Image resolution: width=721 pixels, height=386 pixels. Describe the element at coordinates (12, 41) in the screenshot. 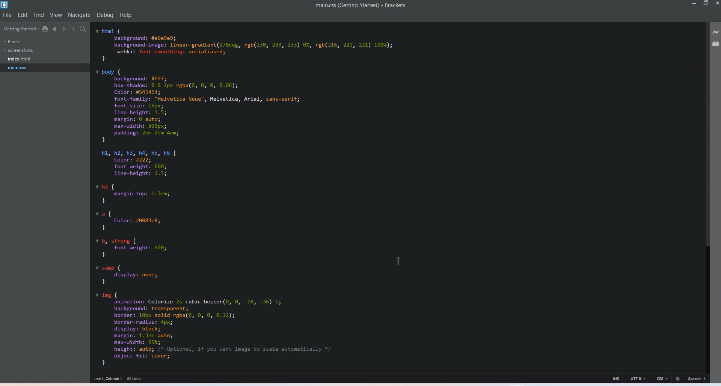

I see `Flash` at that location.